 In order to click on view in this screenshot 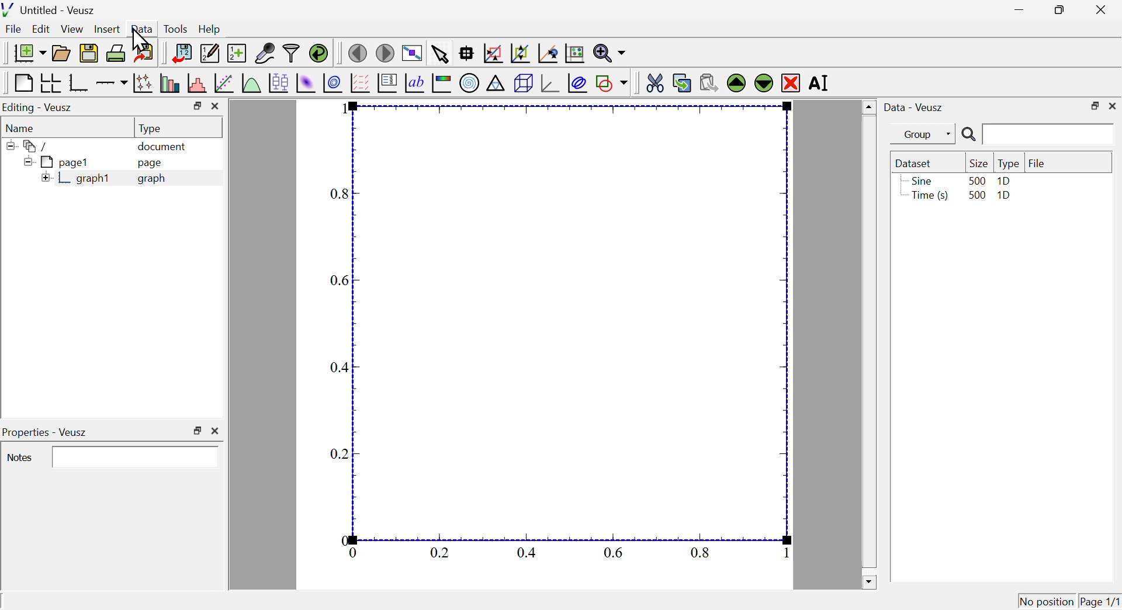, I will do `click(73, 29)`.